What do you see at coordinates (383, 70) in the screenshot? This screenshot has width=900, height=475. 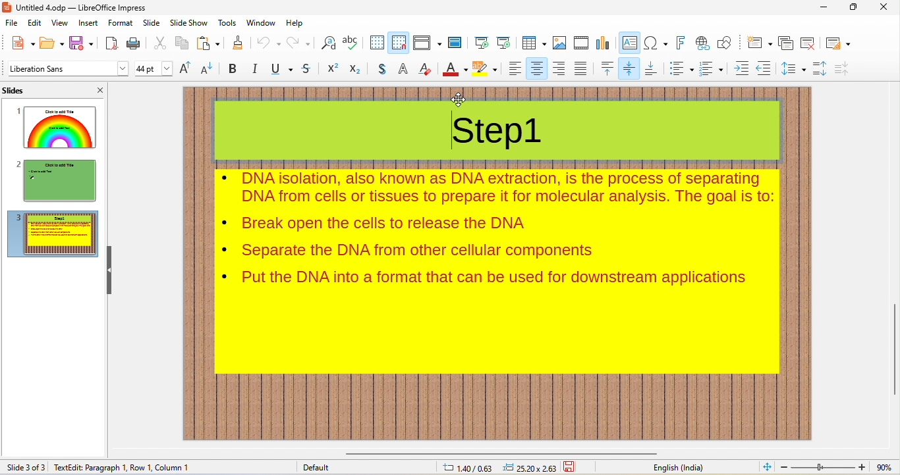 I see `shadow` at bounding box center [383, 70].